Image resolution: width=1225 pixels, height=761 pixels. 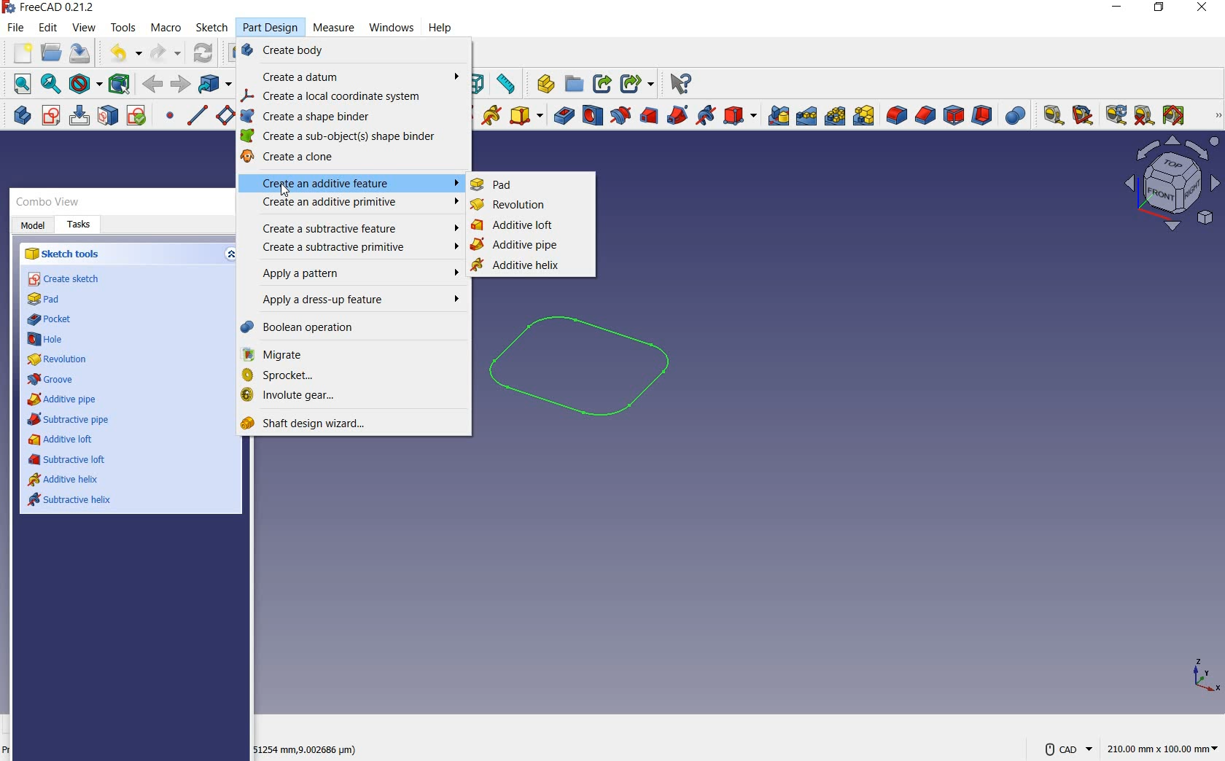 I want to click on open, so click(x=50, y=53).